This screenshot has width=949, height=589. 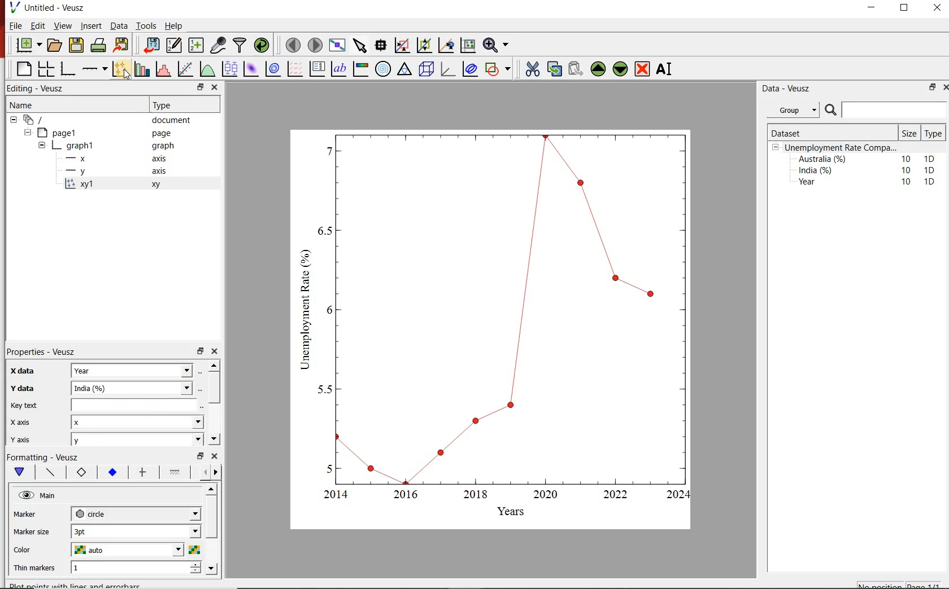 What do you see at coordinates (797, 89) in the screenshot?
I see `Data - Veusz` at bounding box center [797, 89].